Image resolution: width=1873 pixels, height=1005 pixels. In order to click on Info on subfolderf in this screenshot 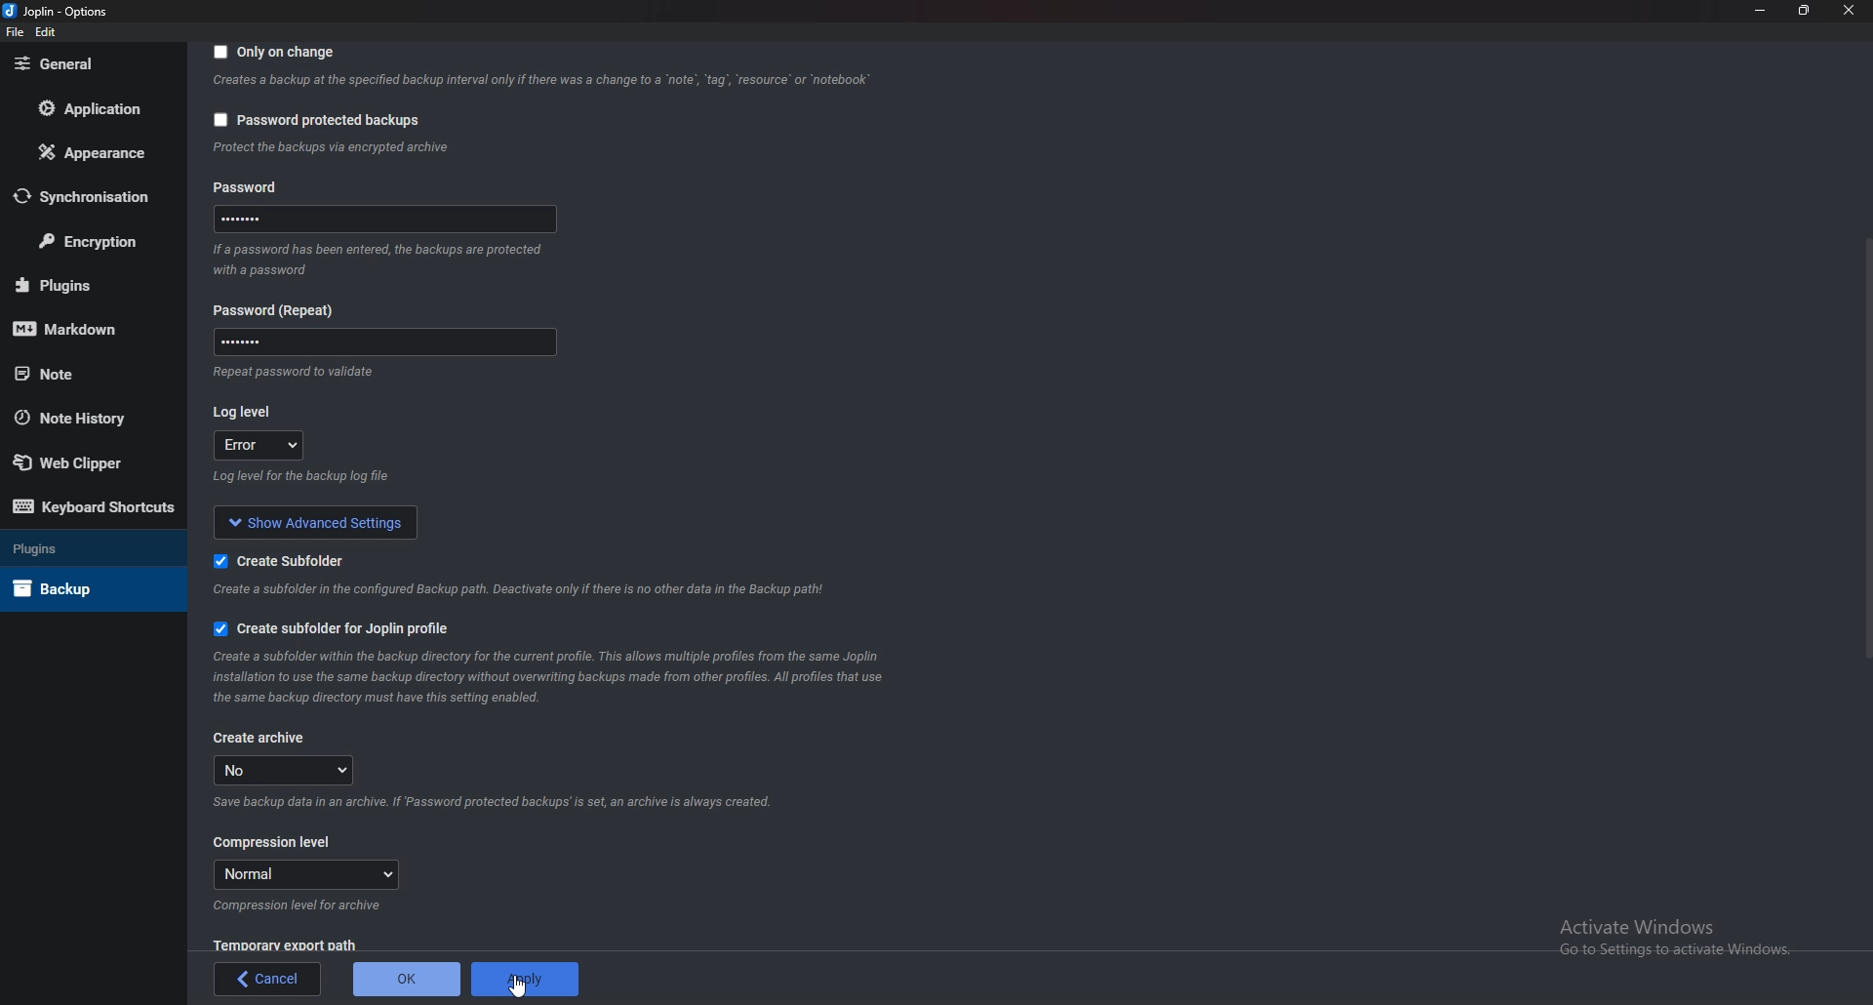, I will do `click(522, 589)`.